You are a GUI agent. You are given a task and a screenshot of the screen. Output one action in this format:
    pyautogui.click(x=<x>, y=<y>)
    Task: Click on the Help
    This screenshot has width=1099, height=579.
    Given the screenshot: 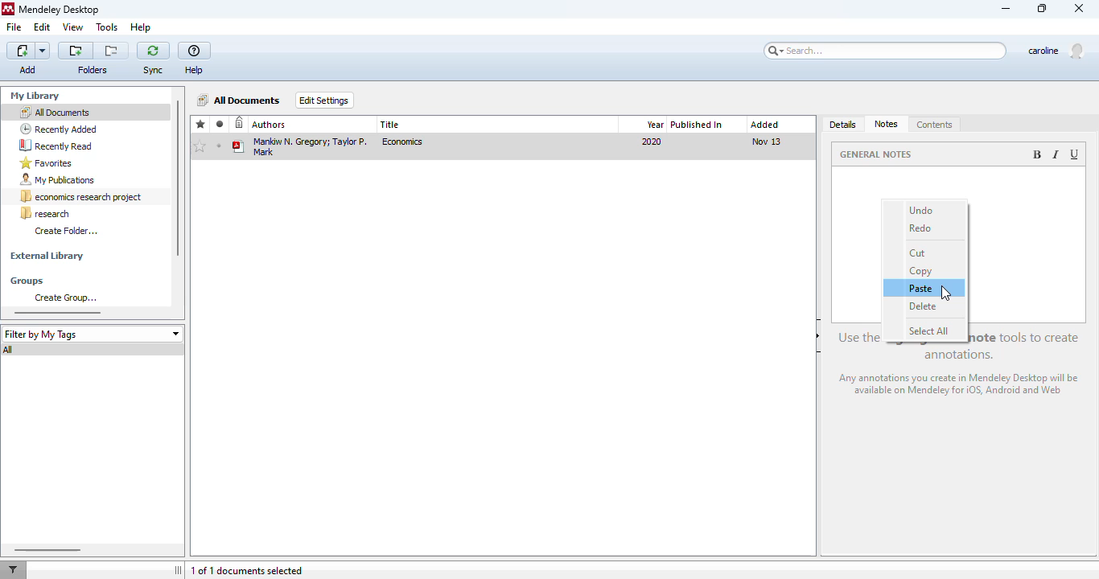 What is the action you would take?
    pyautogui.click(x=197, y=70)
    